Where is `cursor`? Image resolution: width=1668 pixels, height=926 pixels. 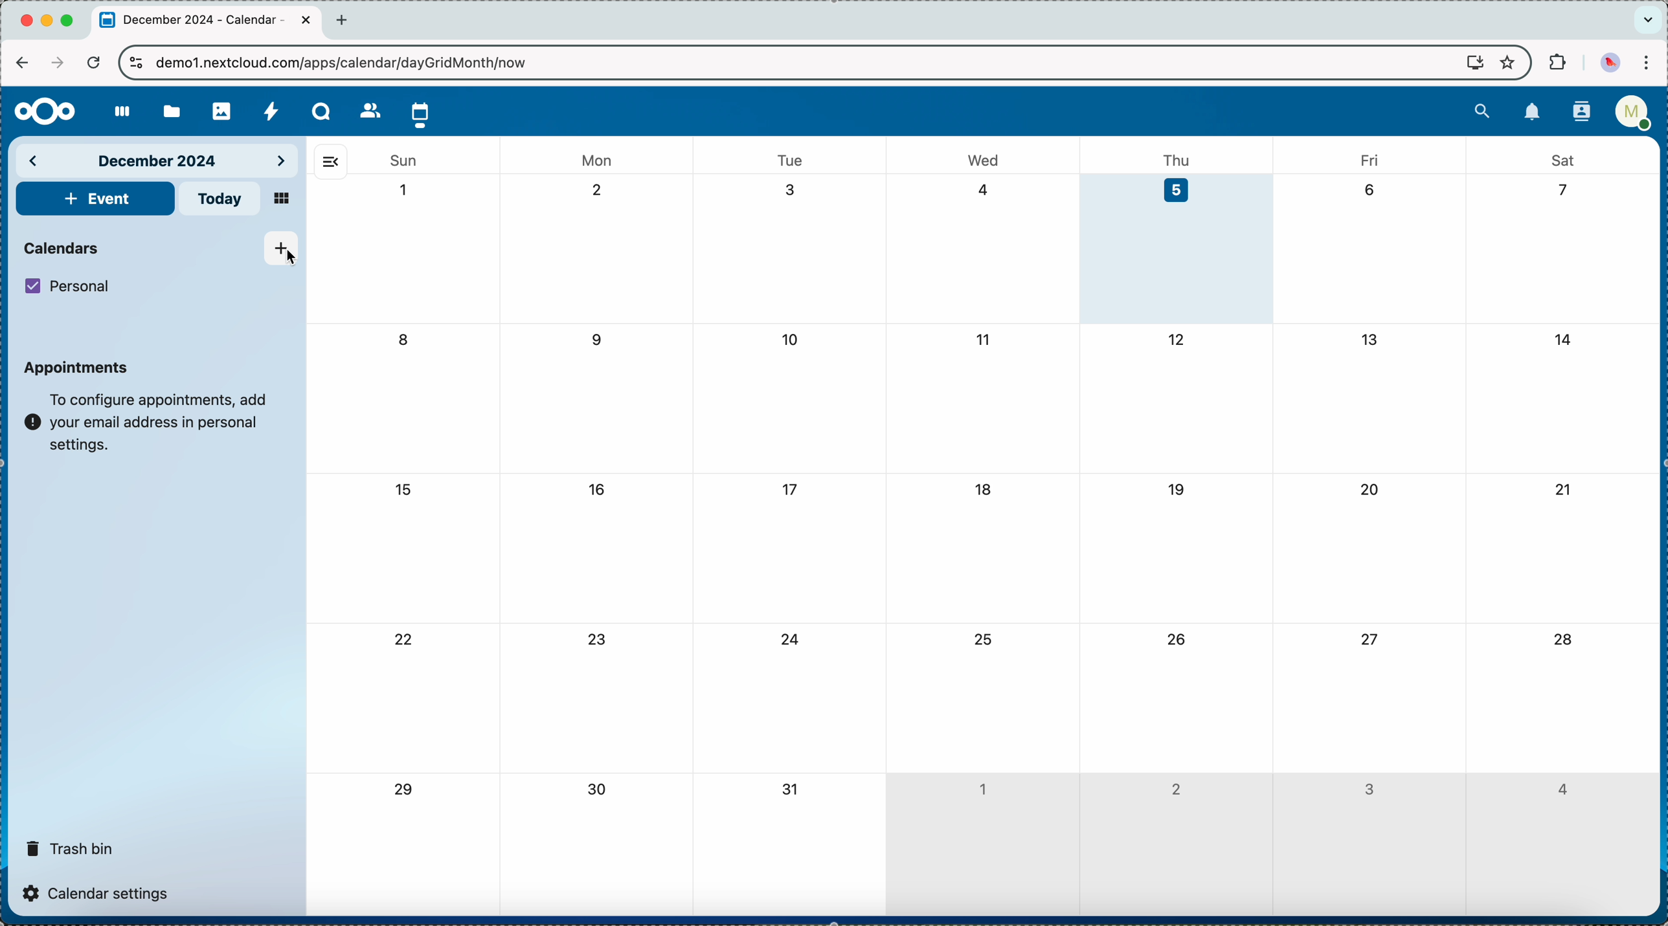 cursor is located at coordinates (293, 259).